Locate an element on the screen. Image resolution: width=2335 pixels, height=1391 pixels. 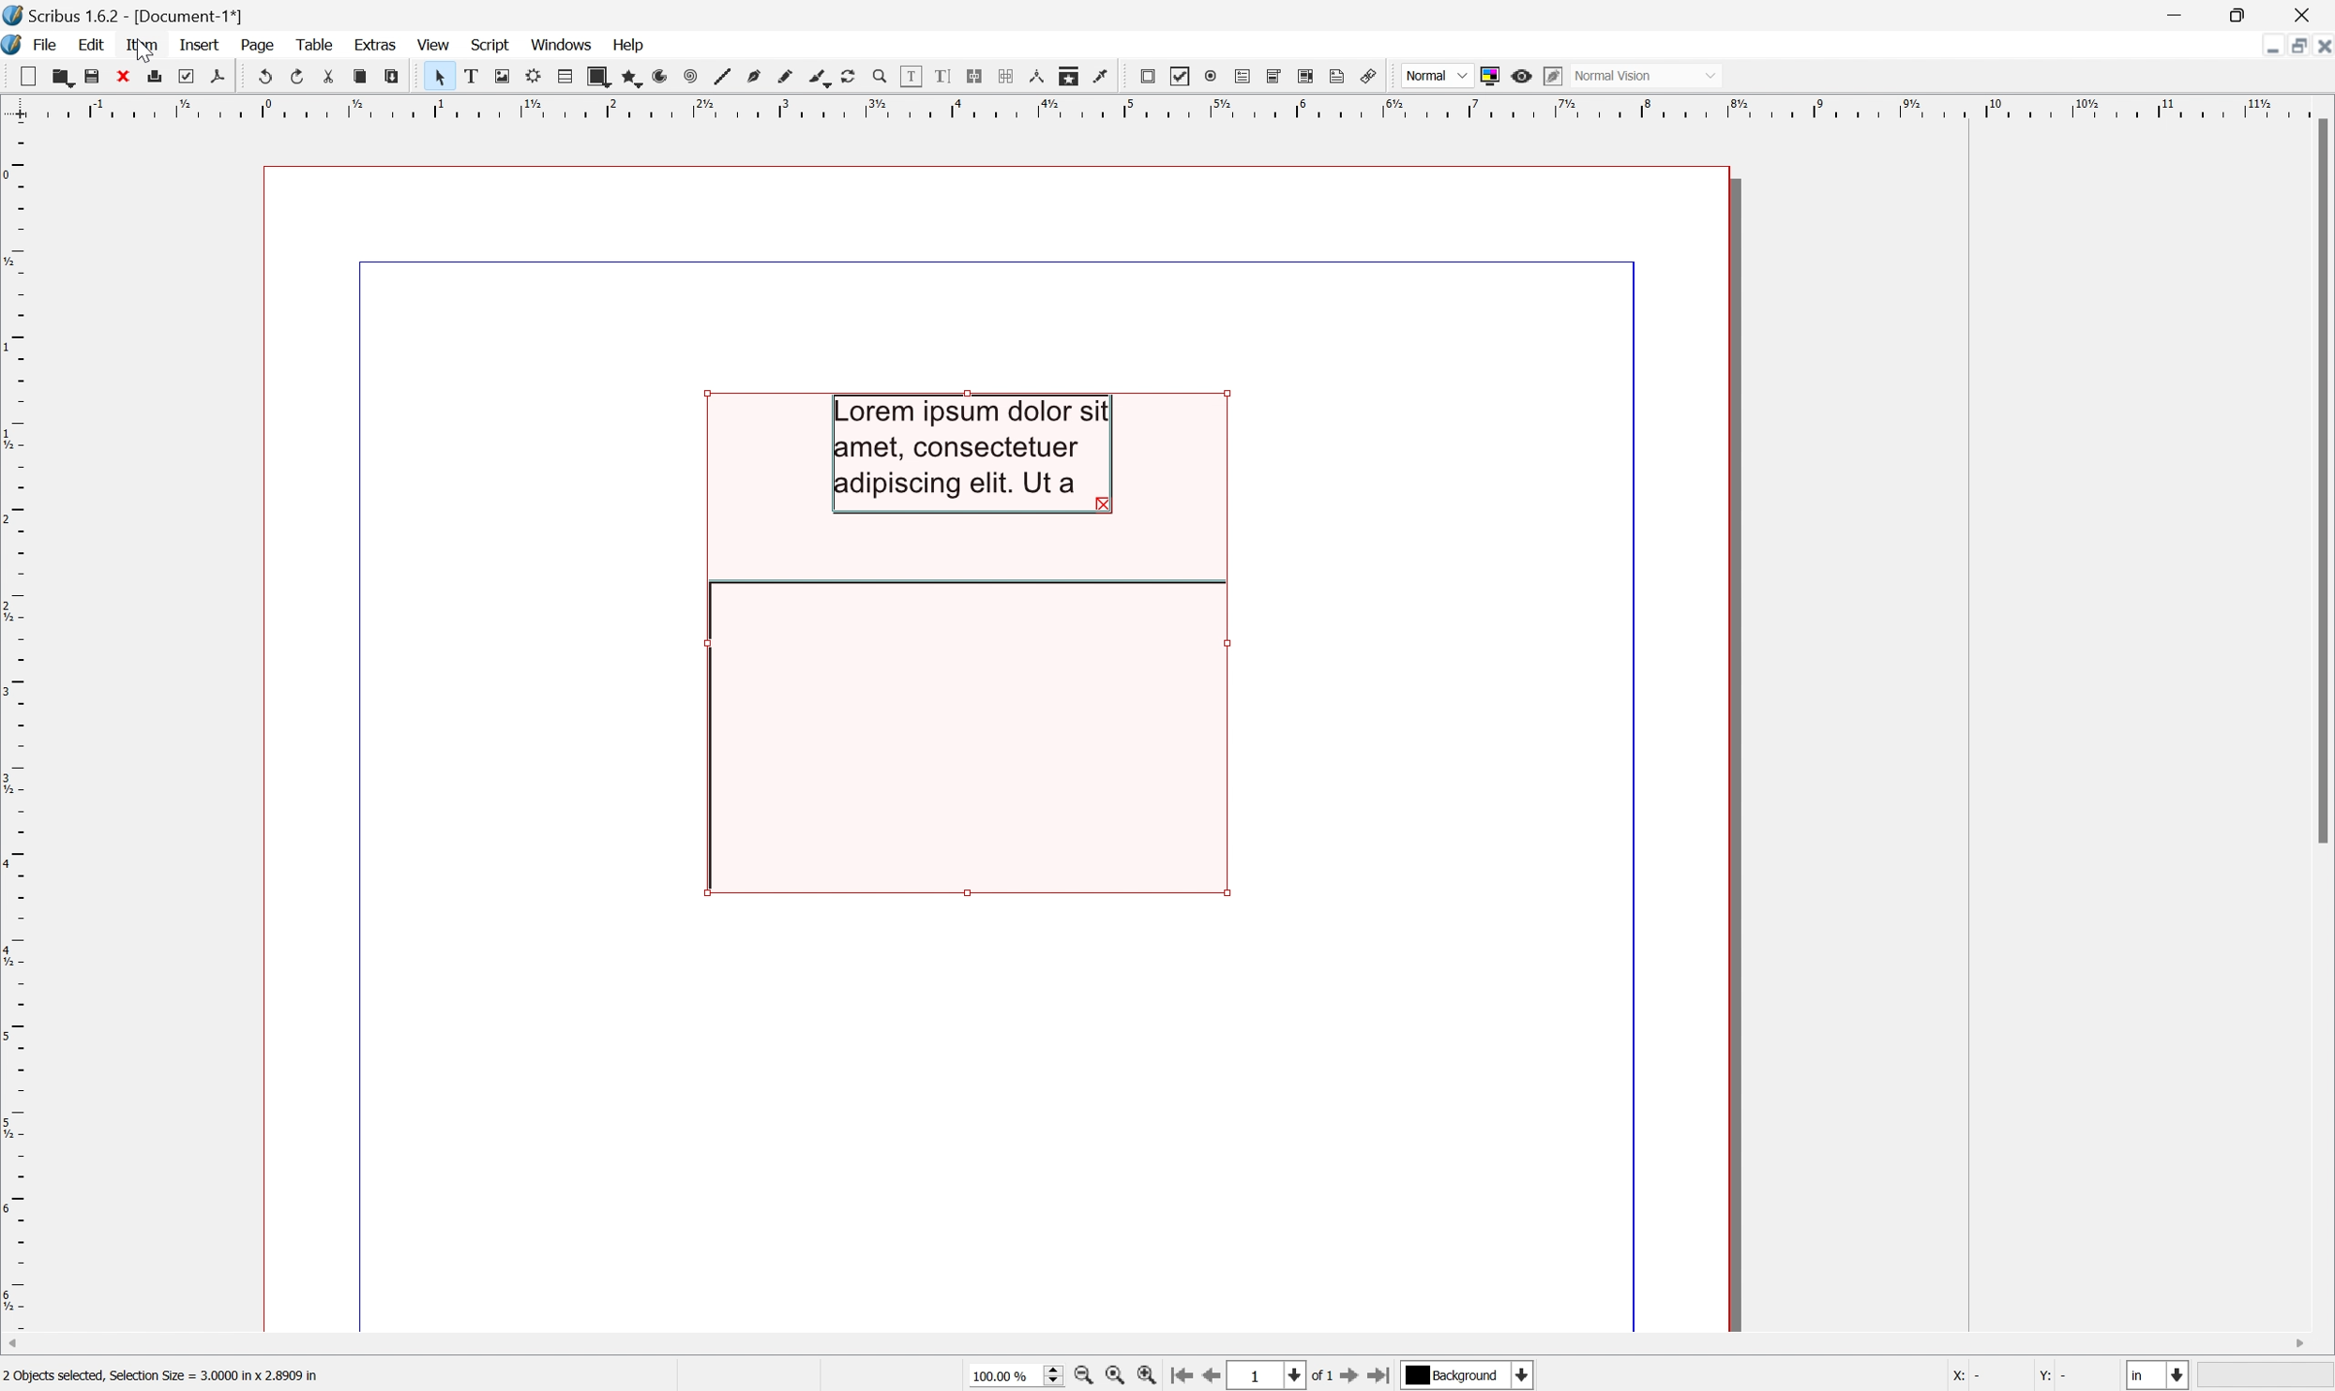
Normal mode is located at coordinates (1650, 76).